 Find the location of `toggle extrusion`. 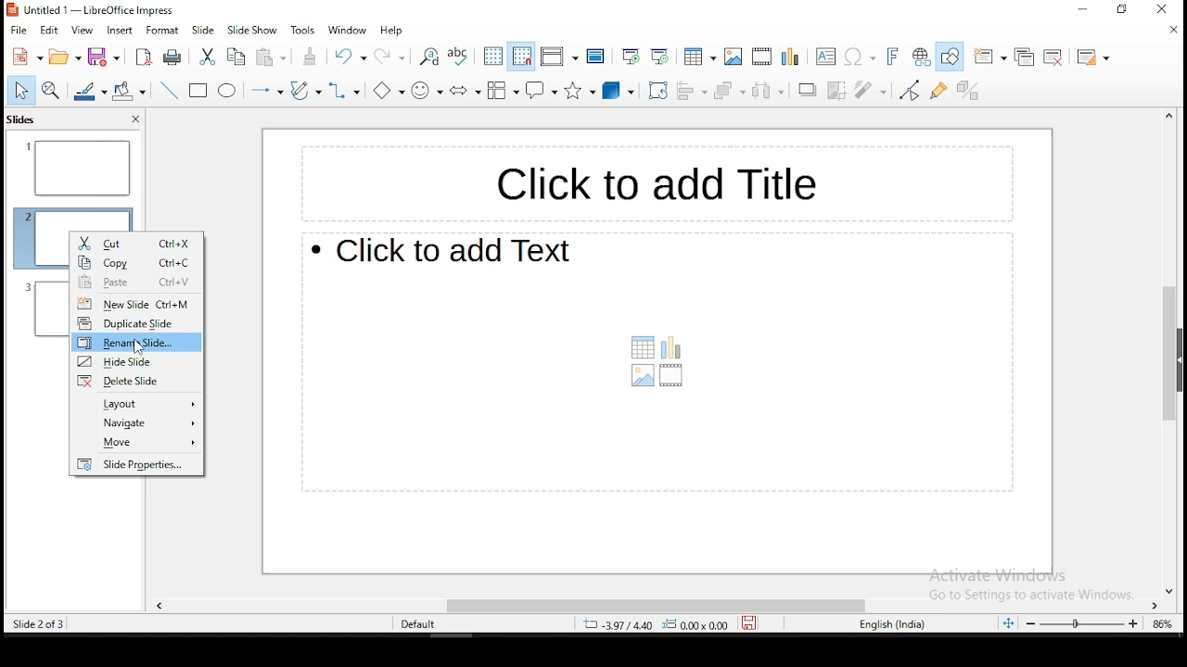

toggle extrusion is located at coordinates (967, 93).